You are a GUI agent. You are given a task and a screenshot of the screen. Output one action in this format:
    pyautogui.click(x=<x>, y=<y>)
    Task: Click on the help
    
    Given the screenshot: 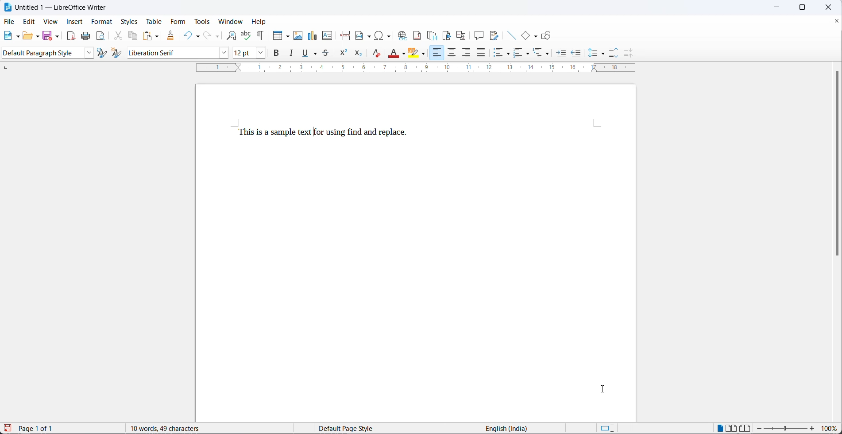 What is the action you would take?
    pyautogui.click(x=262, y=21)
    